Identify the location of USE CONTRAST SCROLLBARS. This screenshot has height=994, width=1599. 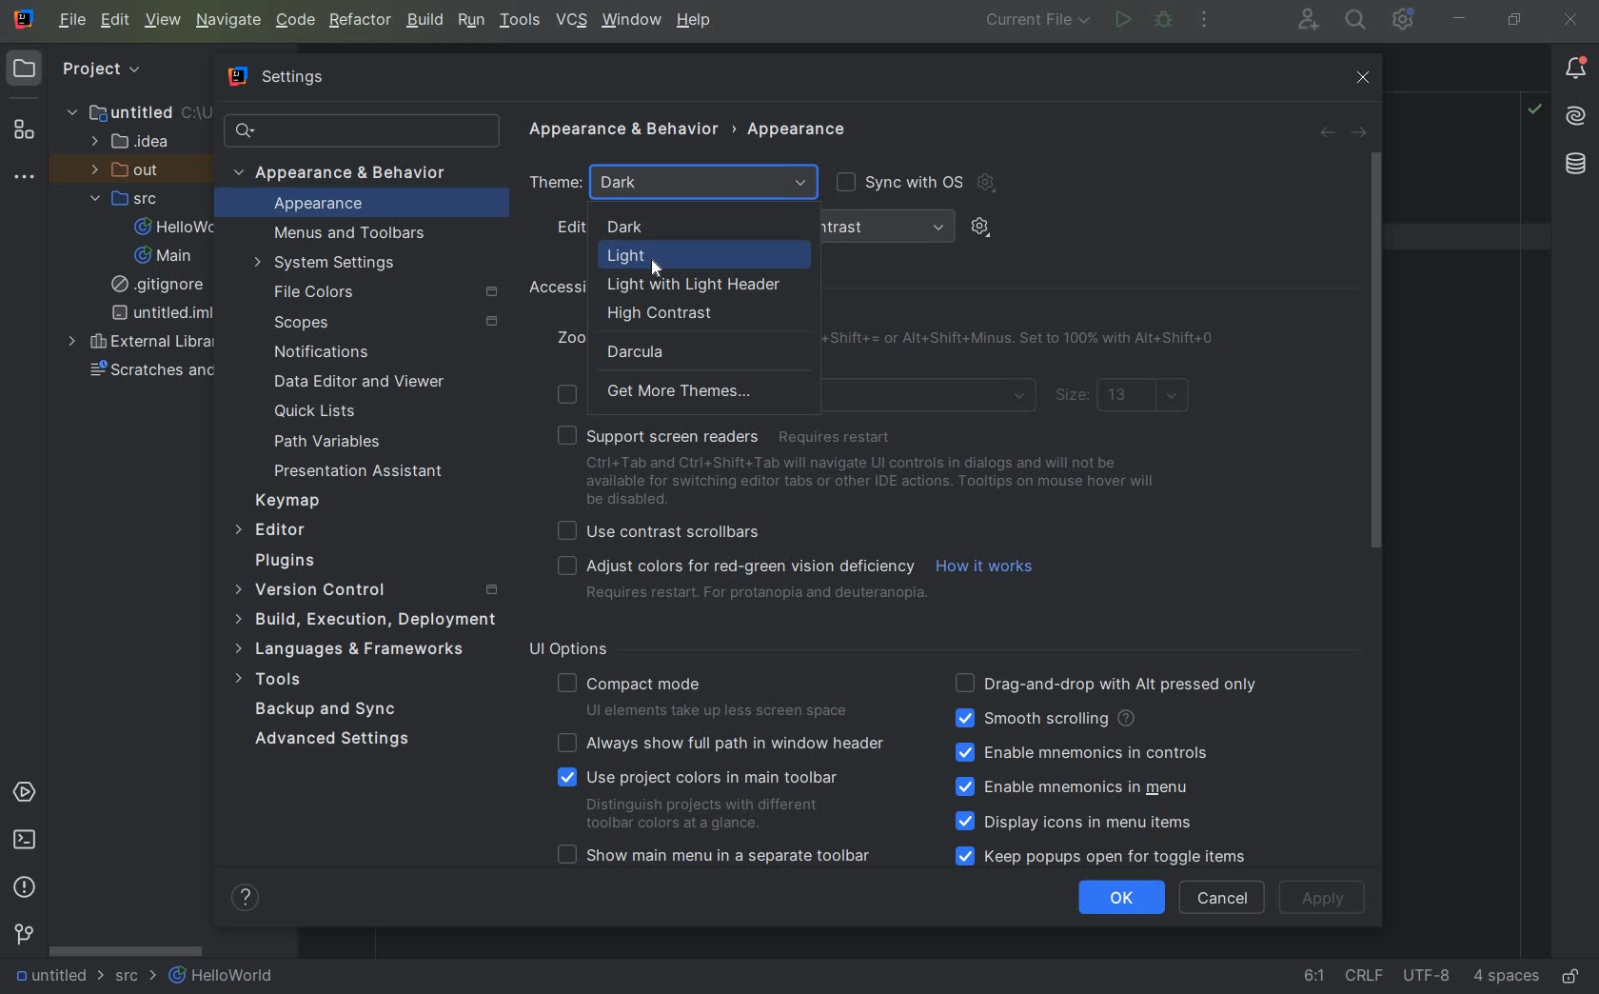
(665, 529).